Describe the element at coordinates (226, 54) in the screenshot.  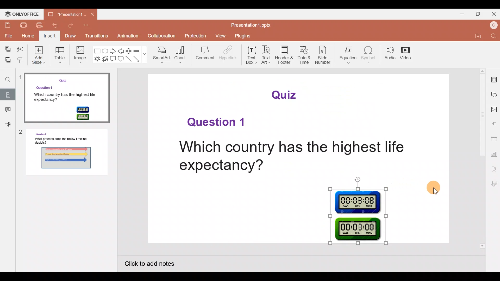
I see `Hyperlink` at that location.